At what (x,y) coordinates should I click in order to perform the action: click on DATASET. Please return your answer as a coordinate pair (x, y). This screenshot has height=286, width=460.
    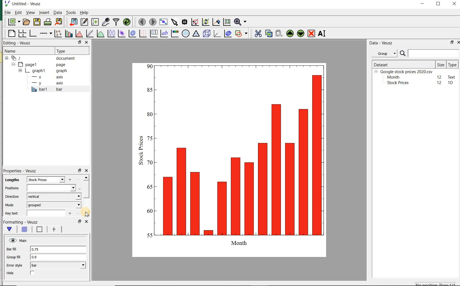
    Looking at the image, I should click on (403, 64).